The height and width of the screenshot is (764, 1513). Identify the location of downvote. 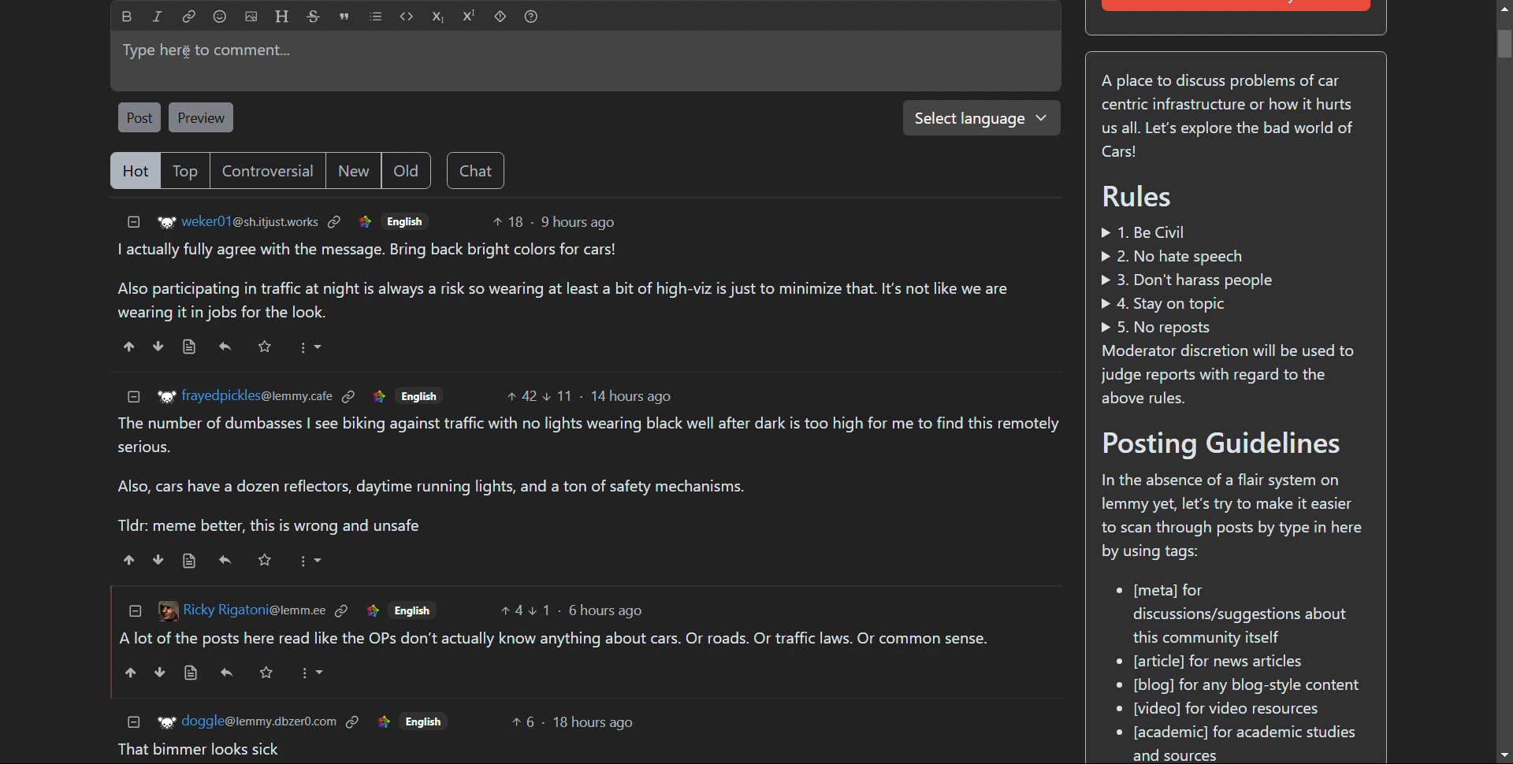
(159, 559).